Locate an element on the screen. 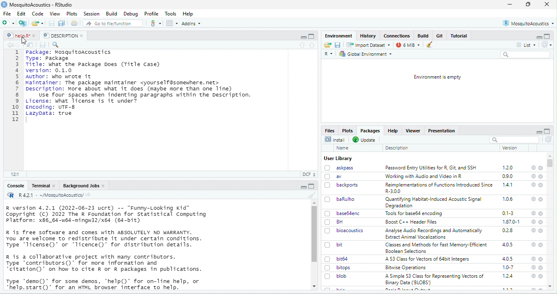 The image size is (557, 294). Environment is located at coordinates (338, 35).